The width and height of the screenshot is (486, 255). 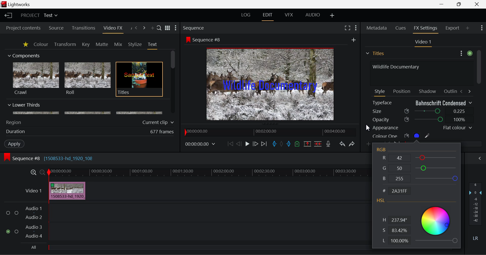 What do you see at coordinates (118, 45) in the screenshot?
I see `Mix` at bounding box center [118, 45].